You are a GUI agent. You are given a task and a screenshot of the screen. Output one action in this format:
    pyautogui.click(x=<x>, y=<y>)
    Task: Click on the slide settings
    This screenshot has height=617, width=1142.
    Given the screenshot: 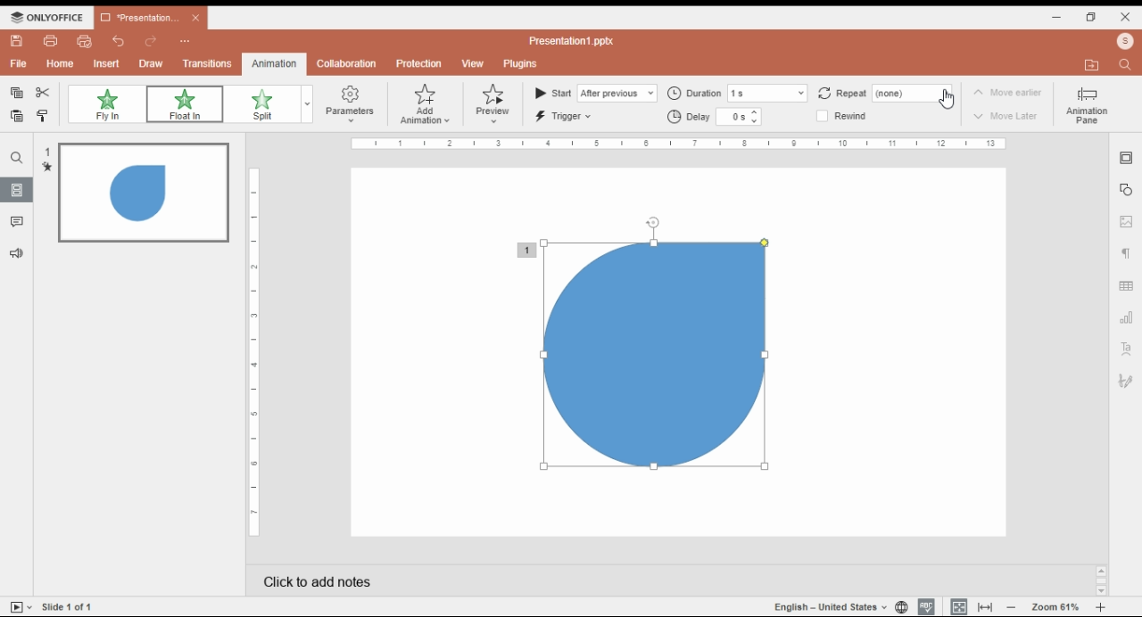 What is the action you would take?
    pyautogui.click(x=1125, y=160)
    